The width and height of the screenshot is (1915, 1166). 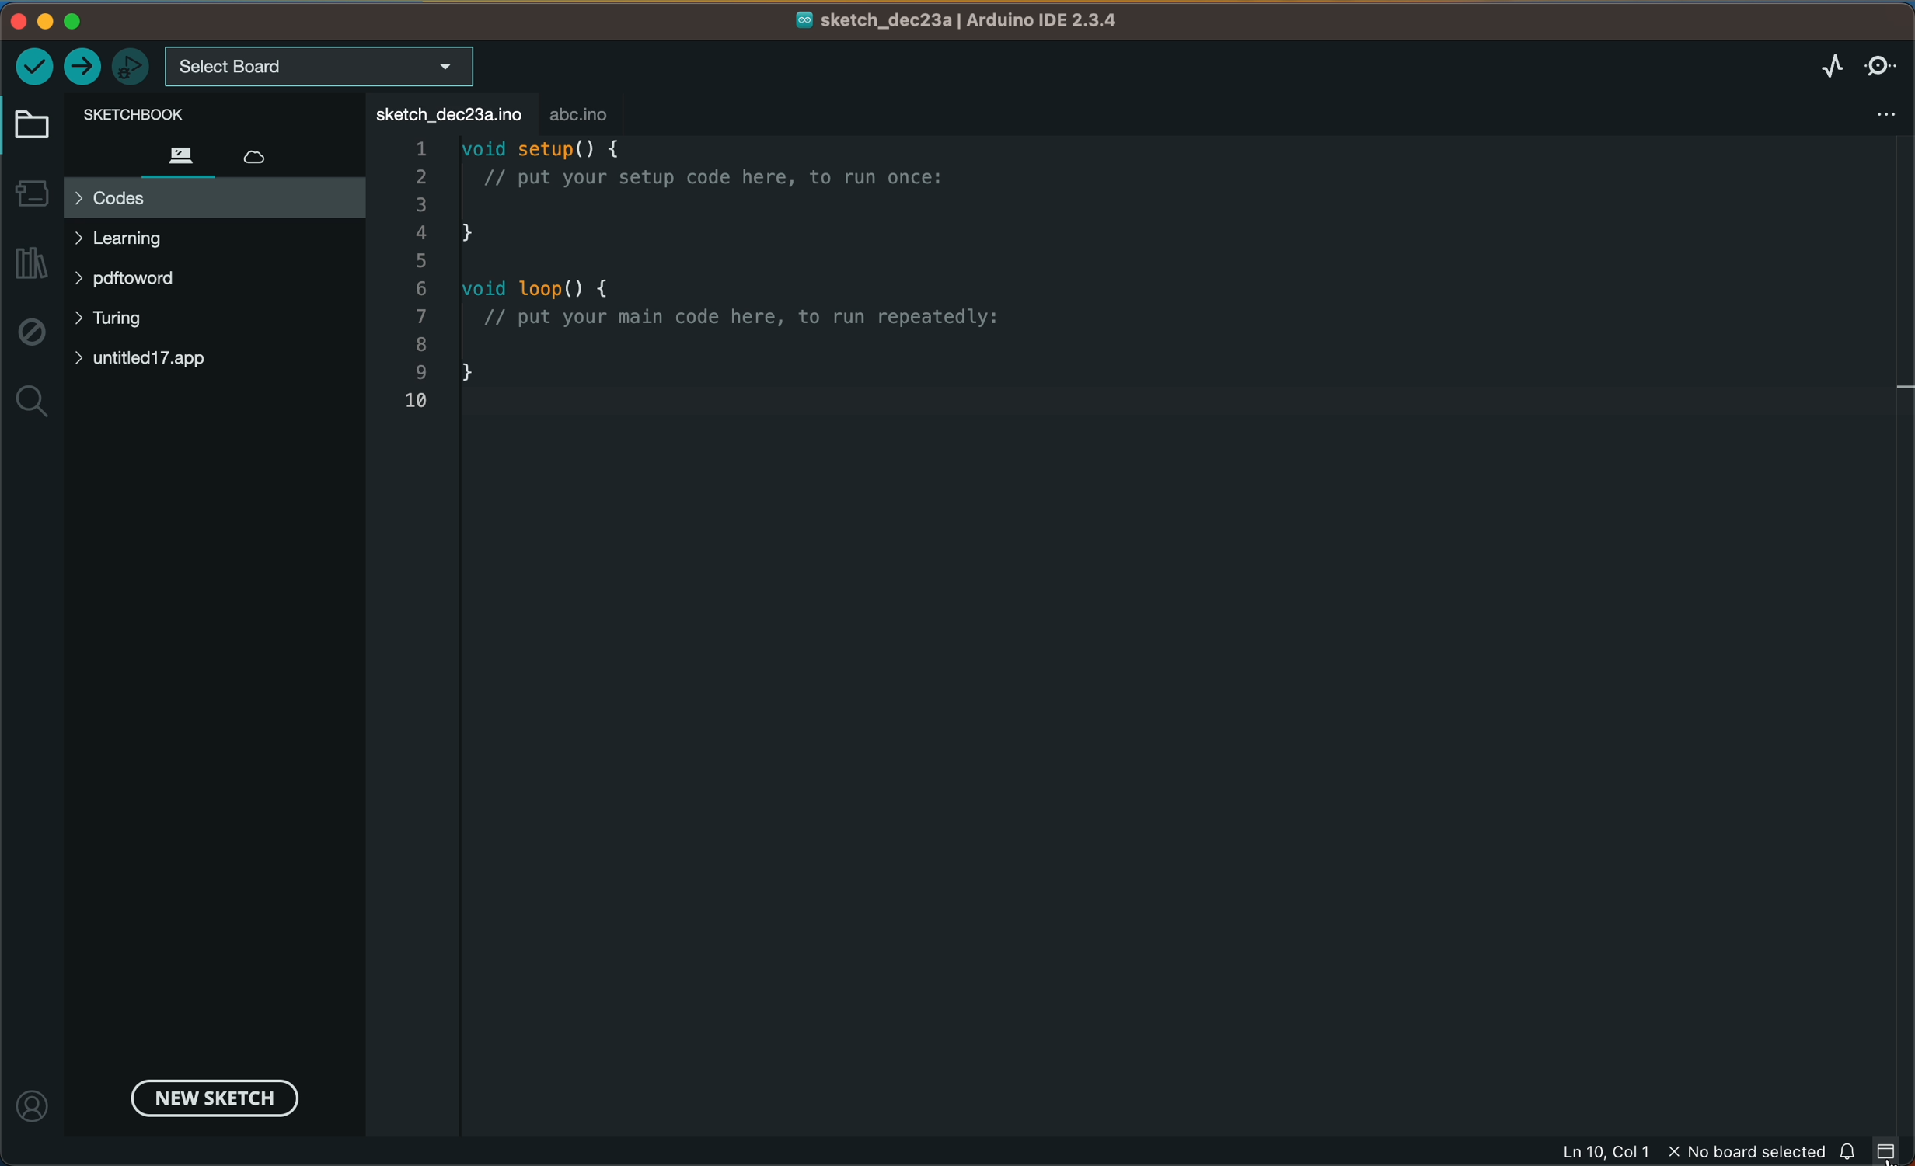 I want to click on upload, so click(x=79, y=66).